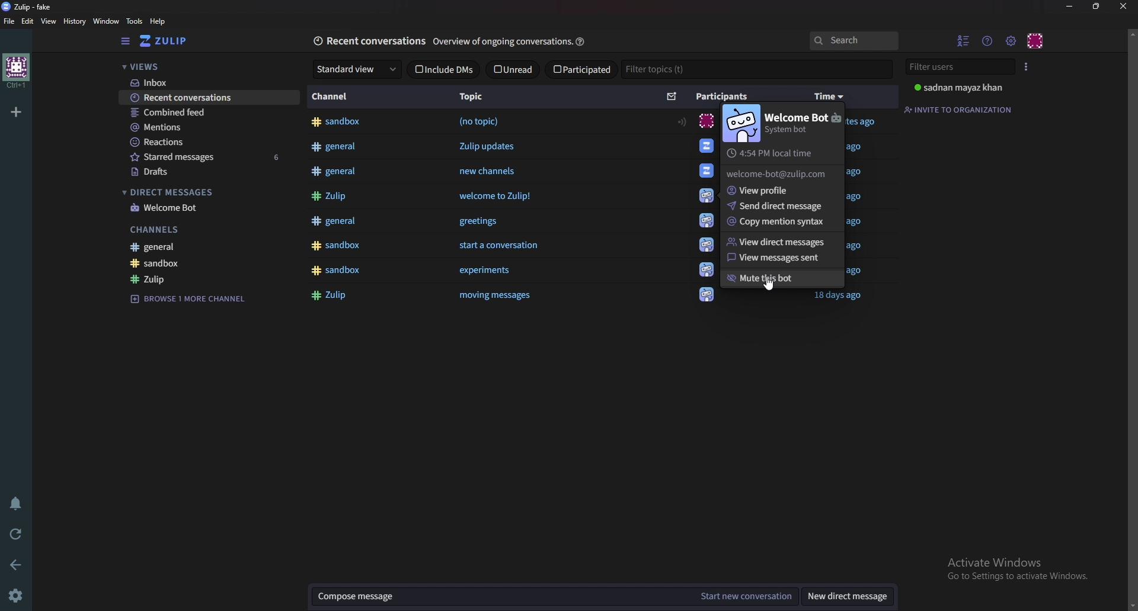 The height and width of the screenshot is (611, 1138). I want to click on user, so click(958, 88).